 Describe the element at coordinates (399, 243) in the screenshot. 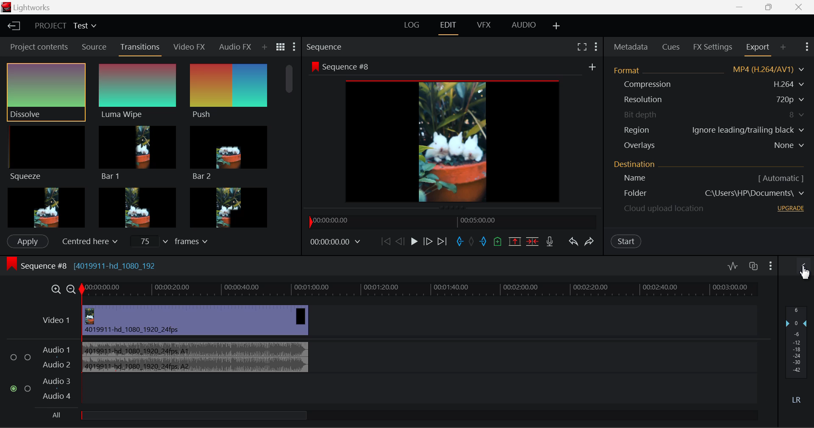

I see `Go Back` at that location.